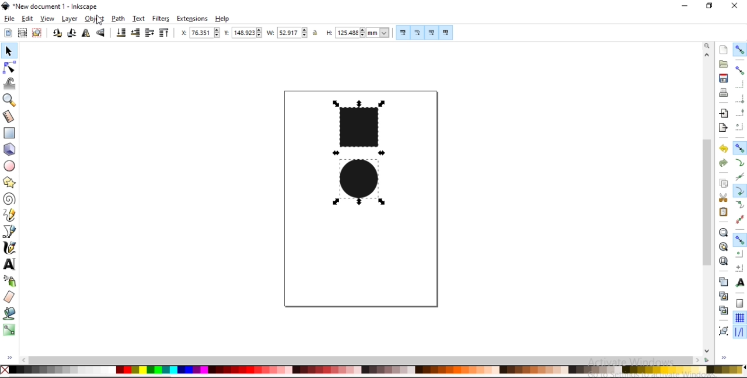  What do you see at coordinates (431, 33) in the screenshot?
I see `move gradients along with objects` at bounding box center [431, 33].